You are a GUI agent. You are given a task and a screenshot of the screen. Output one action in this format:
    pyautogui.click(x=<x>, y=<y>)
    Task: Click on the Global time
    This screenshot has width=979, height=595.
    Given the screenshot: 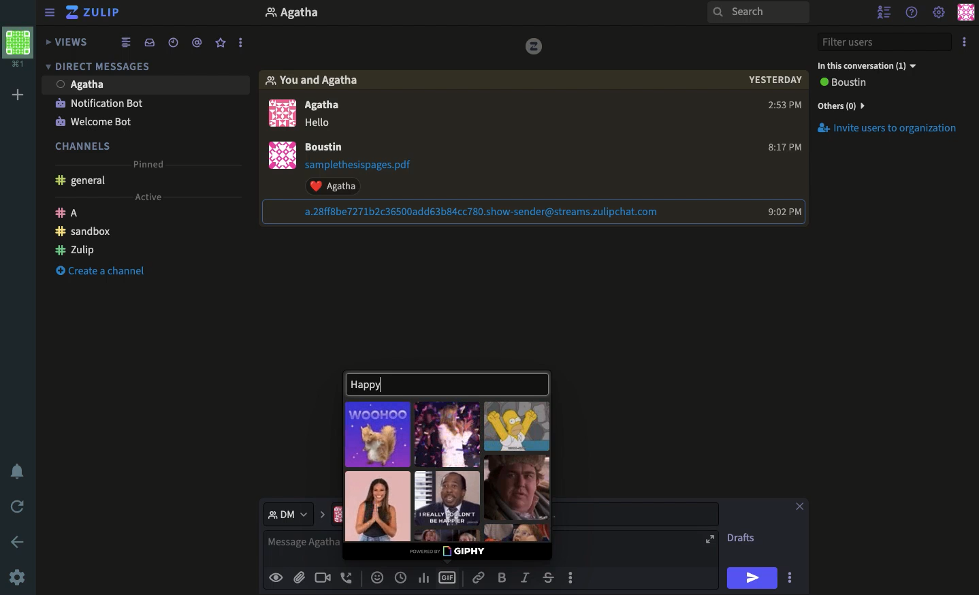 What is the action you would take?
    pyautogui.click(x=401, y=577)
    